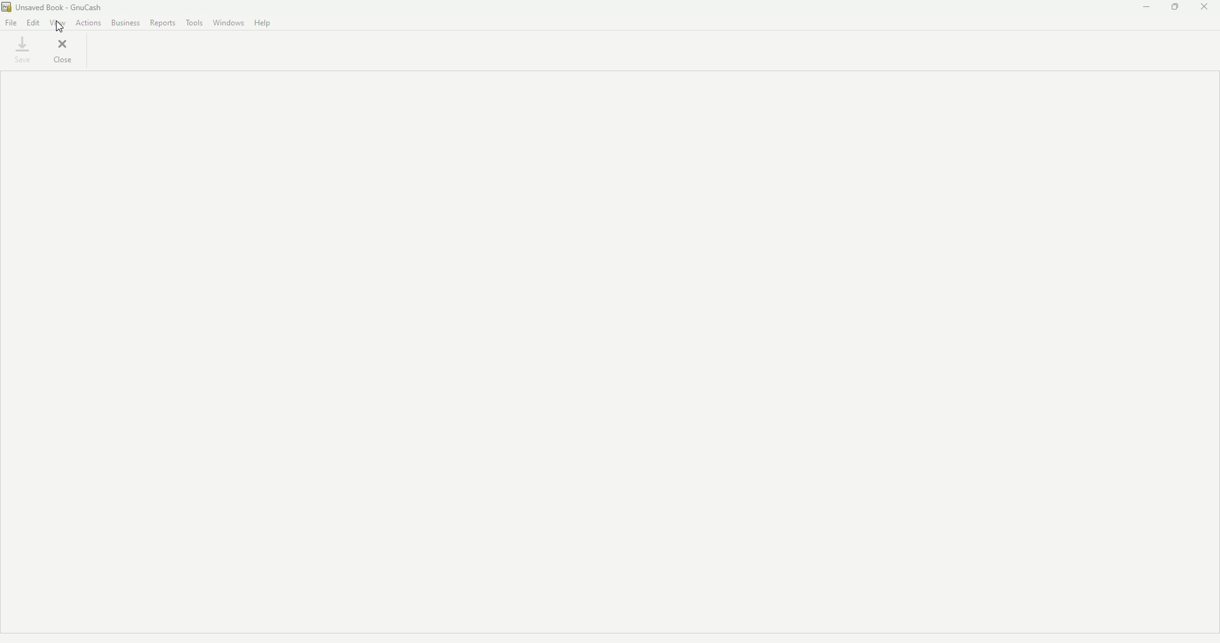  What do you see at coordinates (65, 51) in the screenshot?
I see `Close` at bounding box center [65, 51].